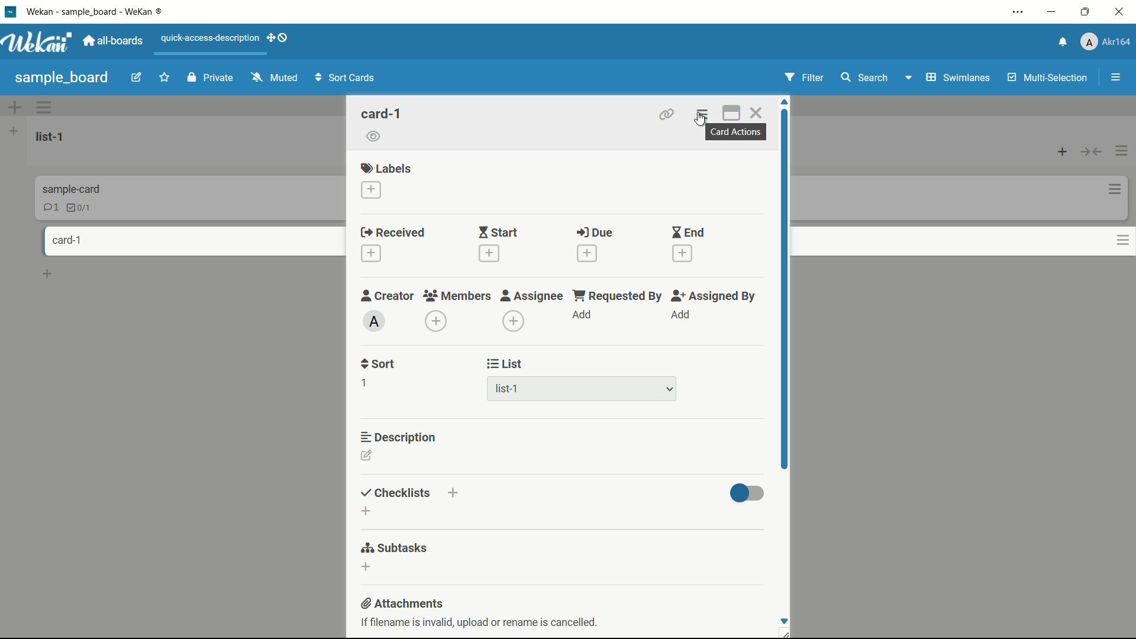 This screenshot has width=1136, height=639. What do you see at coordinates (1044, 77) in the screenshot?
I see `multi-selection` at bounding box center [1044, 77].